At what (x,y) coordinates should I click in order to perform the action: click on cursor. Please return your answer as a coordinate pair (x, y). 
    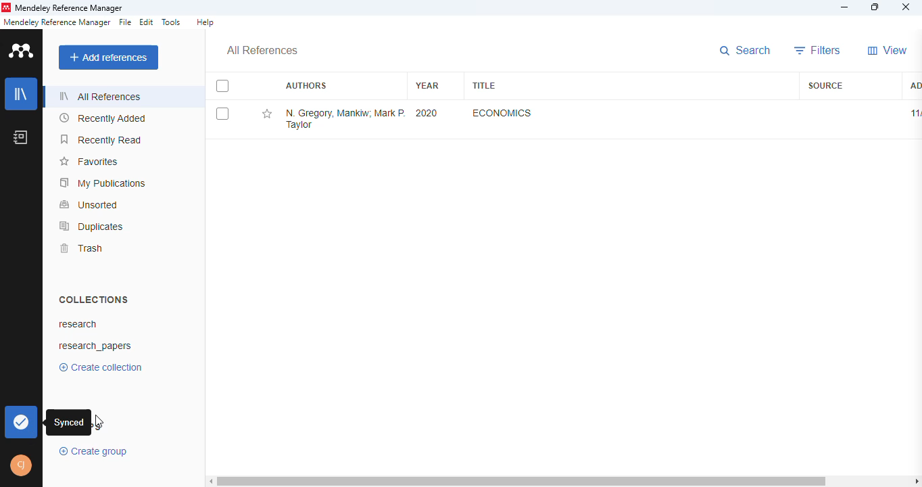
    Looking at the image, I should click on (99, 422).